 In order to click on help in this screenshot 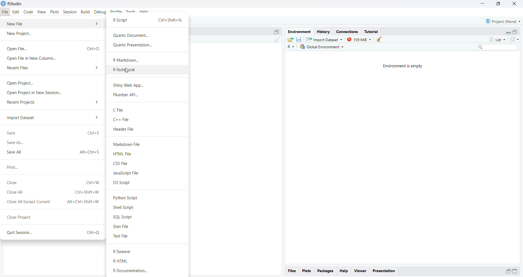, I will do `click(145, 12)`.